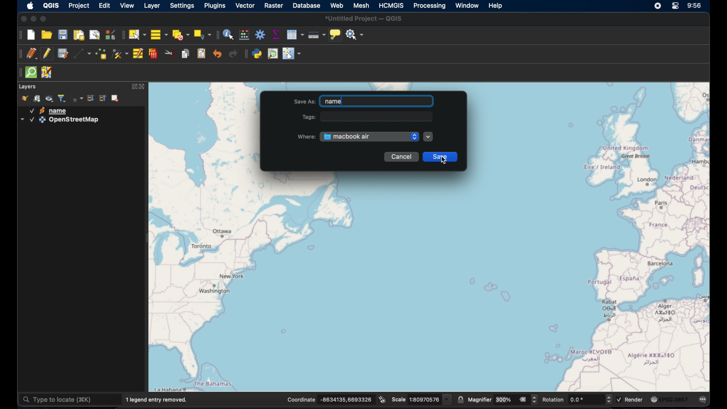 The width and height of the screenshot is (727, 409). What do you see at coordinates (45, 19) in the screenshot?
I see `maximize` at bounding box center [45, 19].